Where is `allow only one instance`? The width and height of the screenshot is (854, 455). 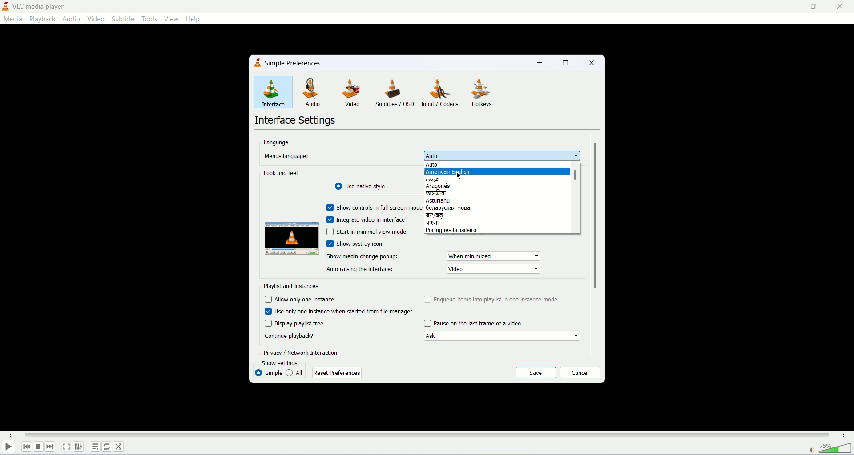 allow only one instance is located at coordinates (300, 299).